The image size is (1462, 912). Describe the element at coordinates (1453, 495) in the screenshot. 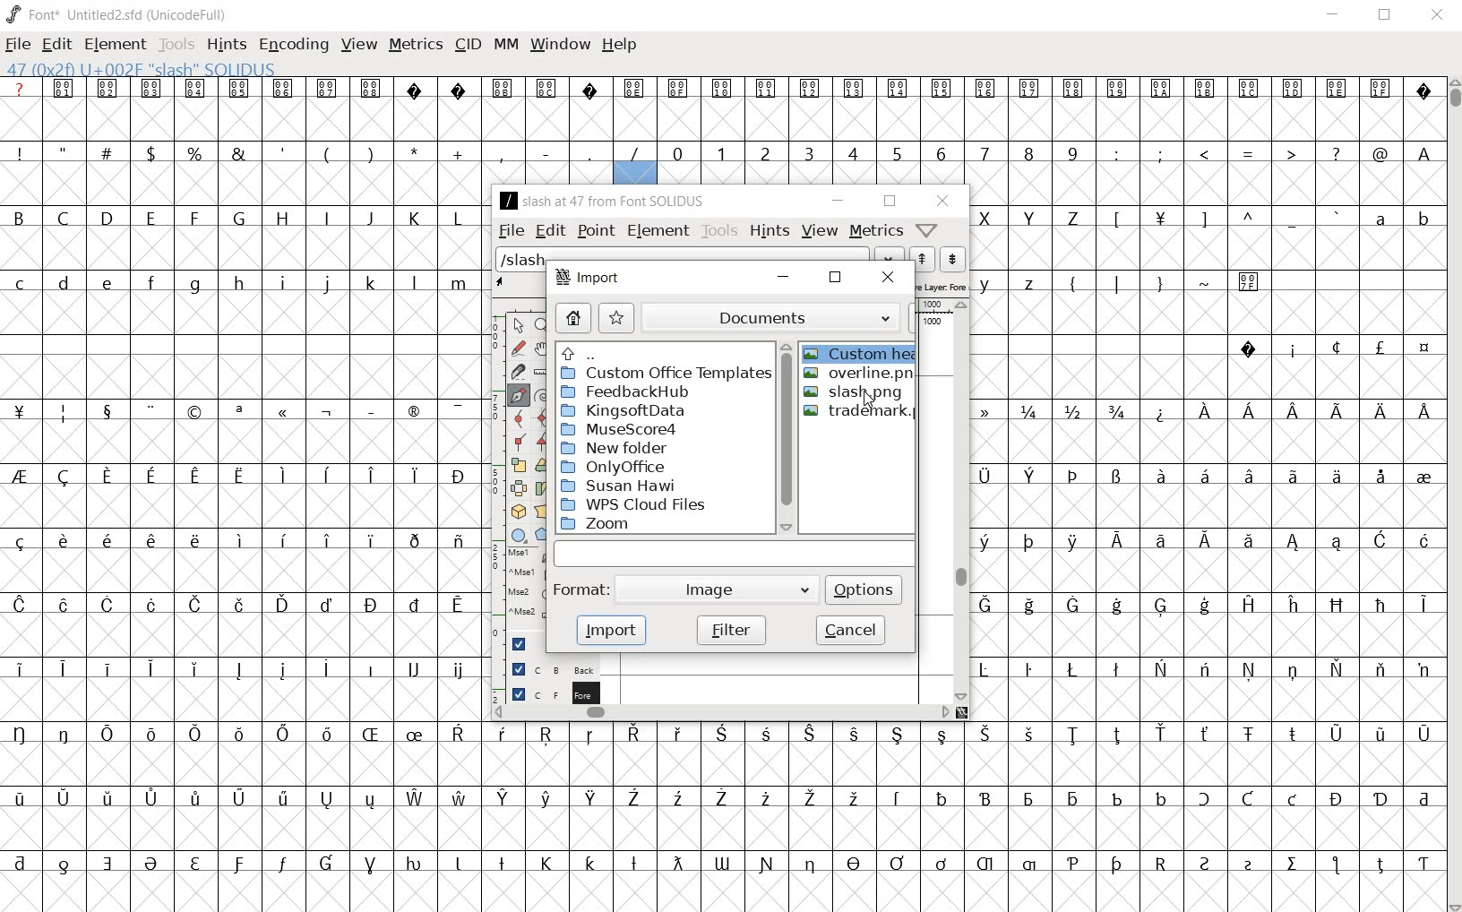

I see `CURSOR` at that location.